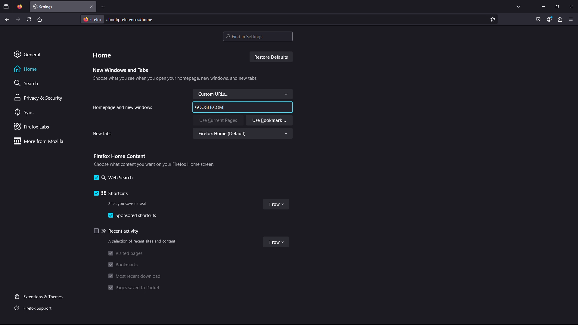  What do you see at coordinates (493, 19) in the screenshot?
I see `Add to favorite` at bounding box center [493, 19].